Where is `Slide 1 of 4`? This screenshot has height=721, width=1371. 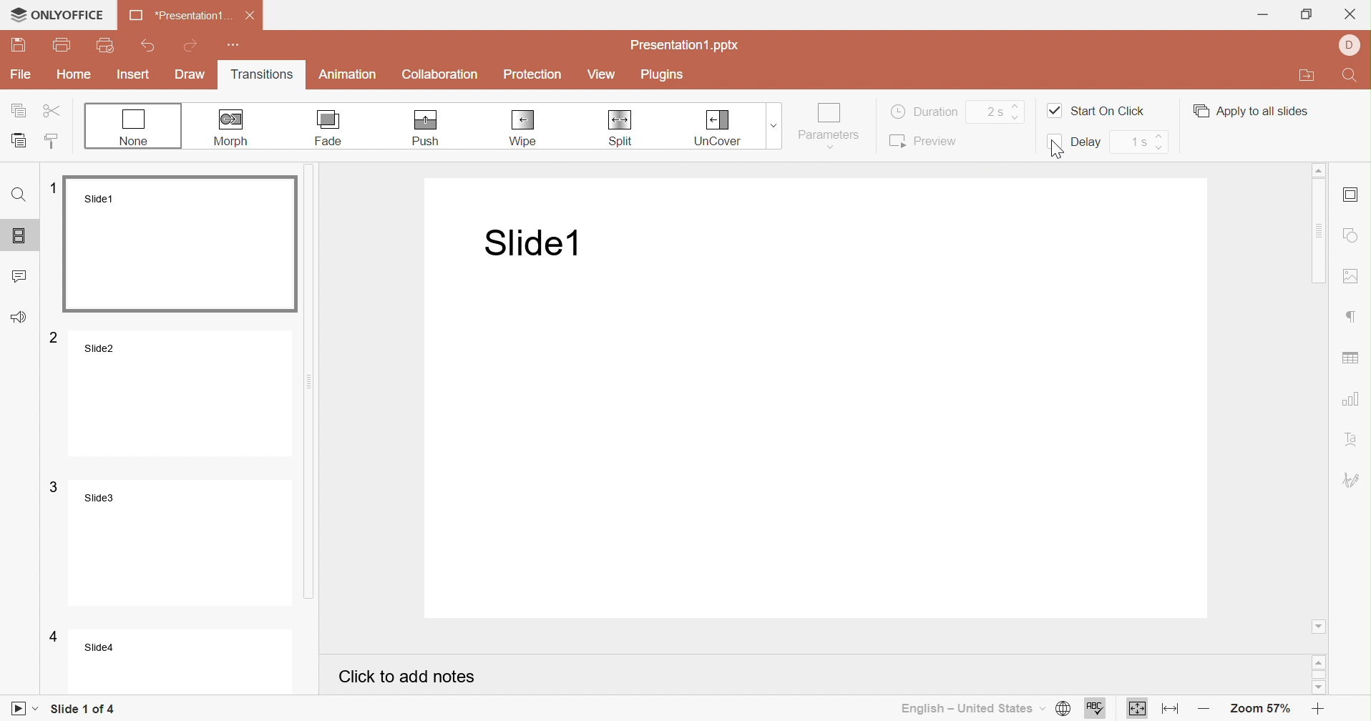 Slide 1 of 4 is located at coordinates (82, 709).